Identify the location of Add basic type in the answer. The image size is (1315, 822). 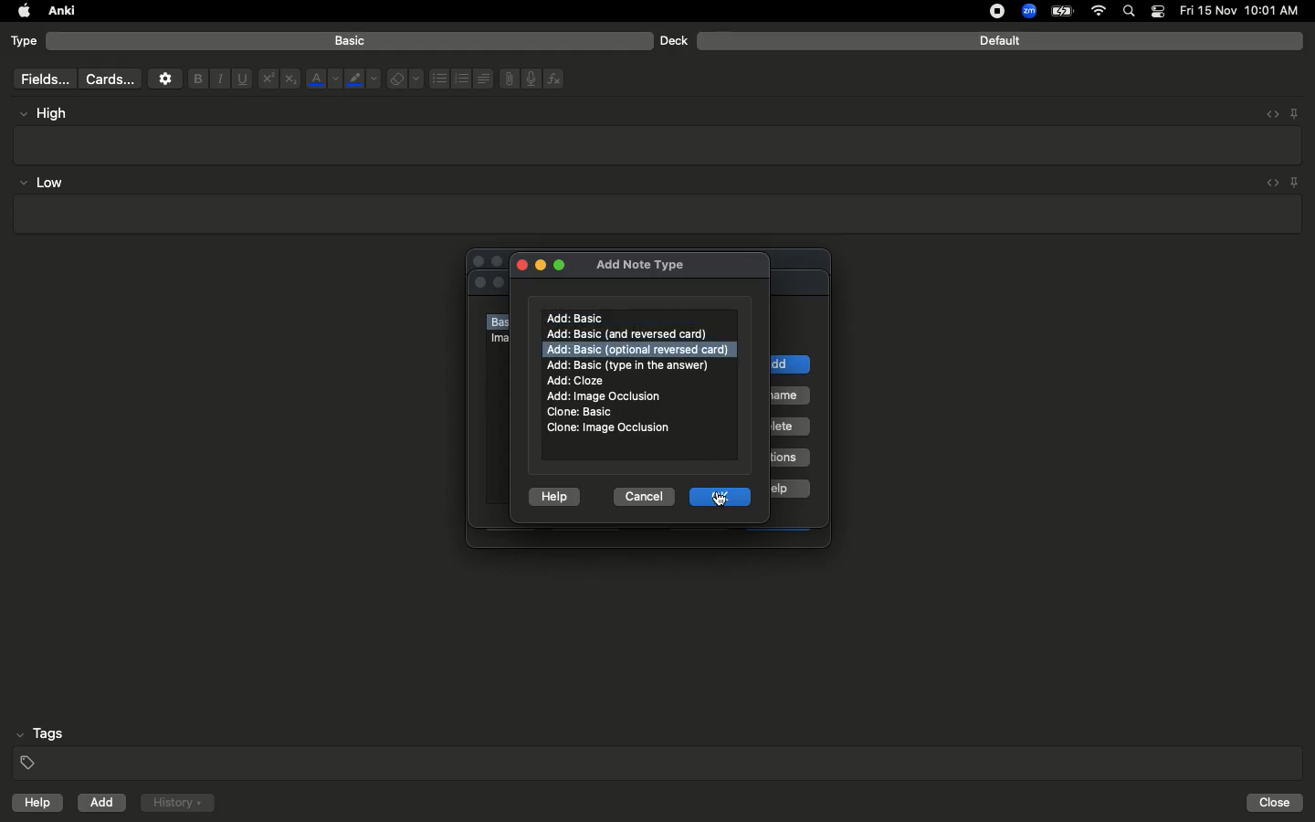
(630, 364).